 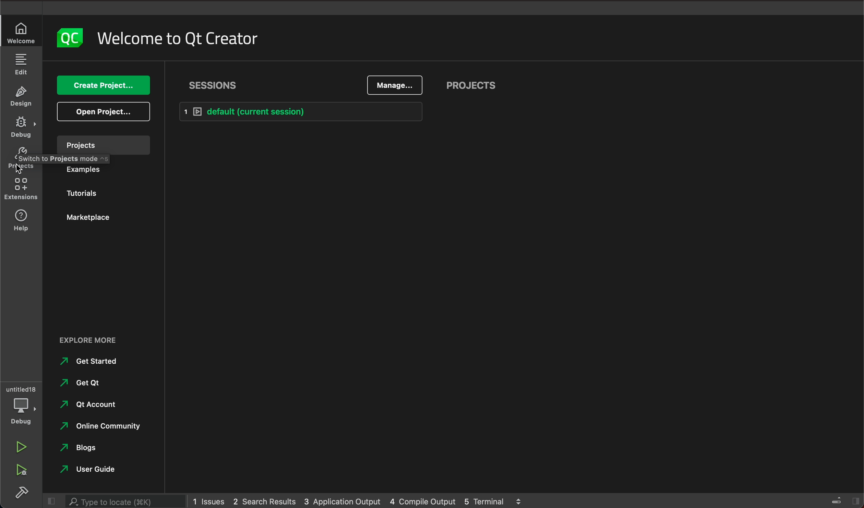 I want to click on manage, so click(x=398, y=86).